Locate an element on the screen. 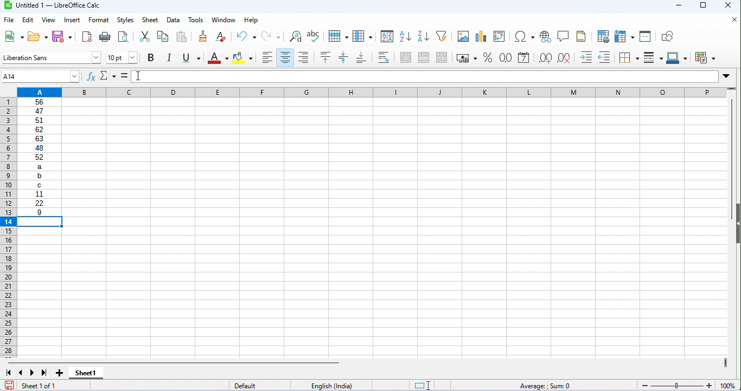 The width and height of the screenshot is (741, 391). Vertical slide bar is located at coordinates (732, 159).